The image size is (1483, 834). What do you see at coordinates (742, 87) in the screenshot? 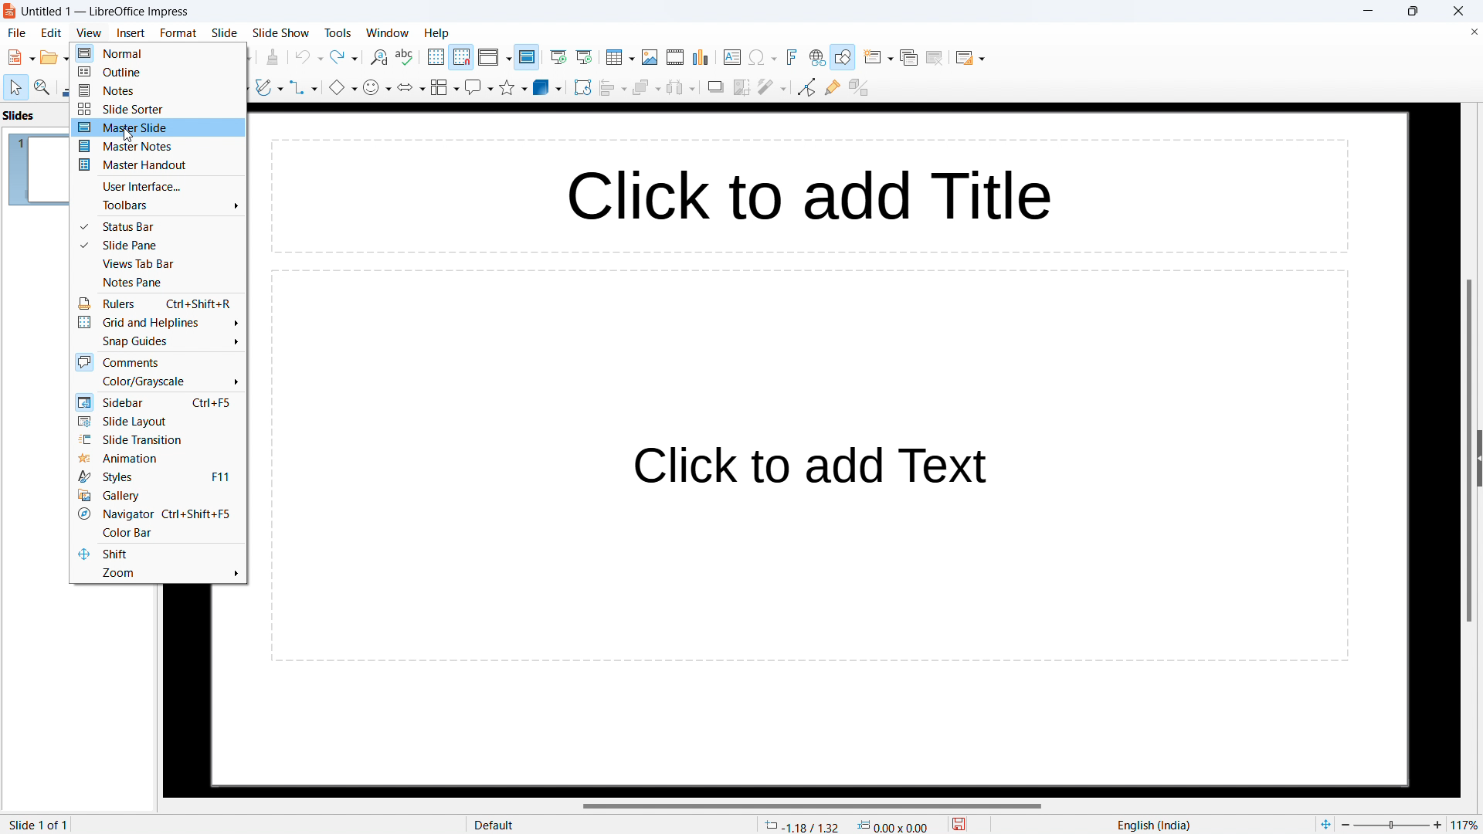
I see `crop` at bounding box center [742, 87].